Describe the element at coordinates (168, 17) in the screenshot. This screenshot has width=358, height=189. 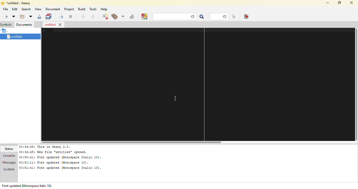
I see `search` at that location.